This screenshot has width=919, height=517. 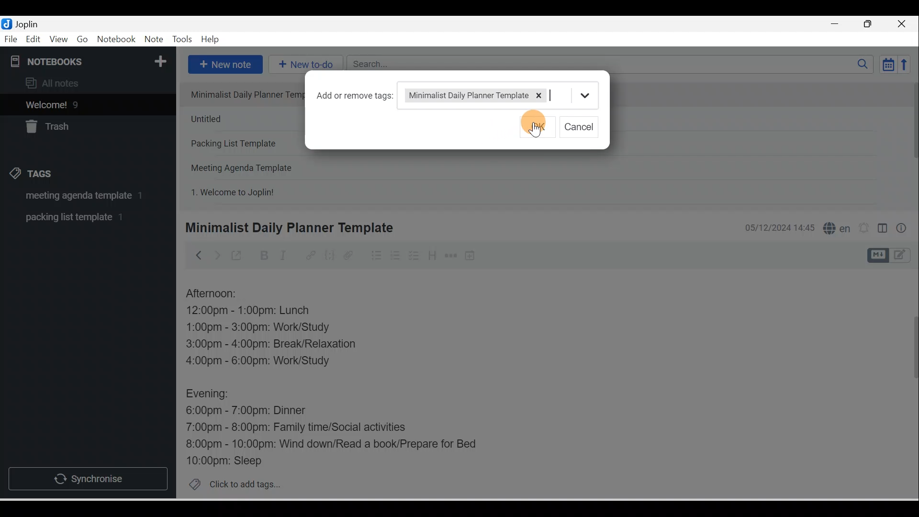 What do you see at coordinates (374, 255) in the screenshot?
I see `Bulleted list` at bounding box center [374, 255].